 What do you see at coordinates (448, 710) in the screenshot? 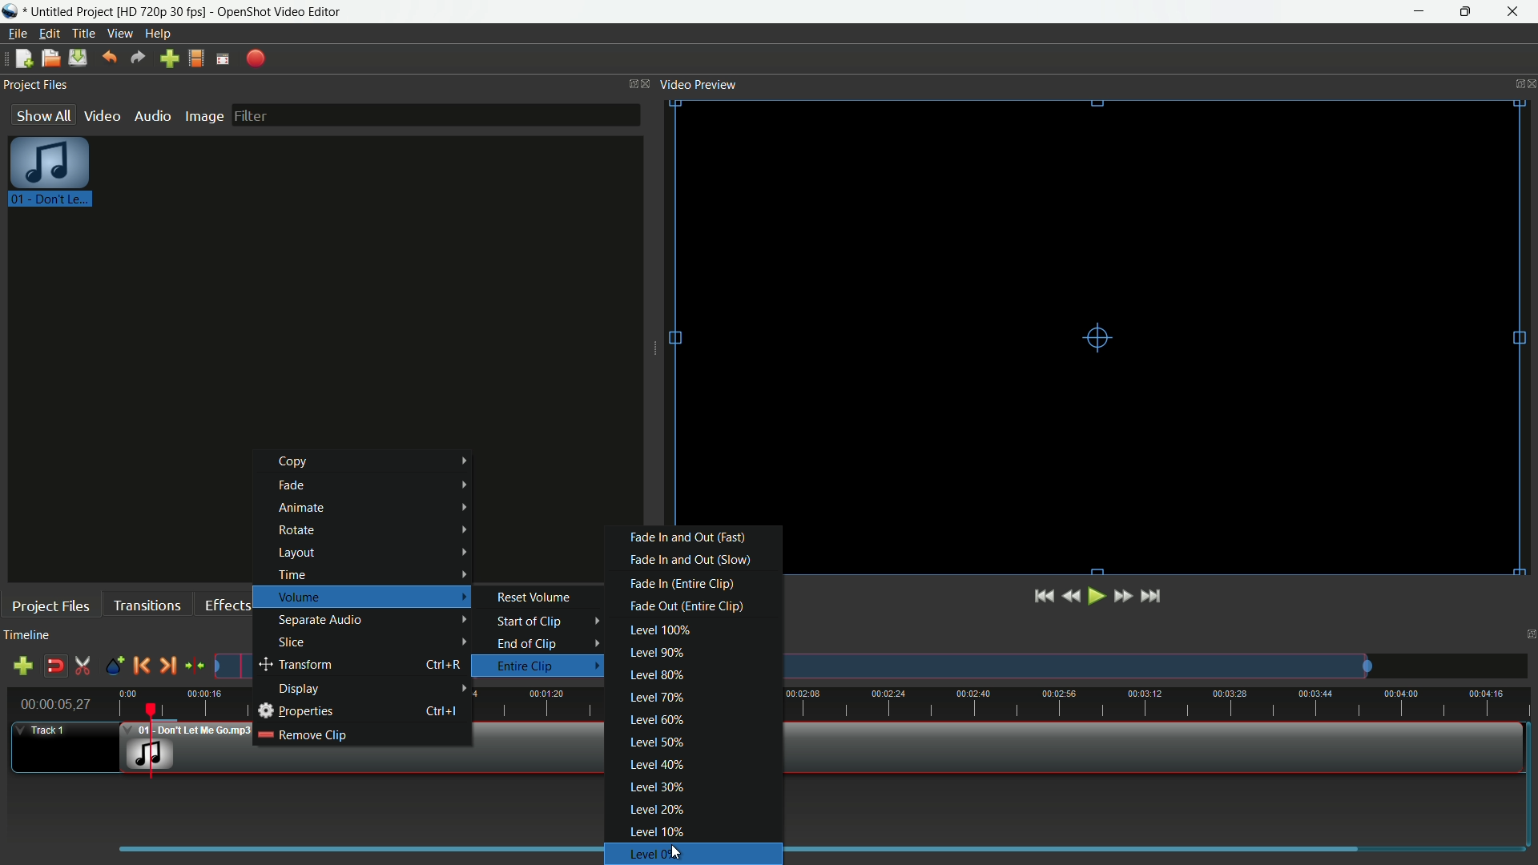
I see `keyboard shortcut` at bounding box center [448, 710].